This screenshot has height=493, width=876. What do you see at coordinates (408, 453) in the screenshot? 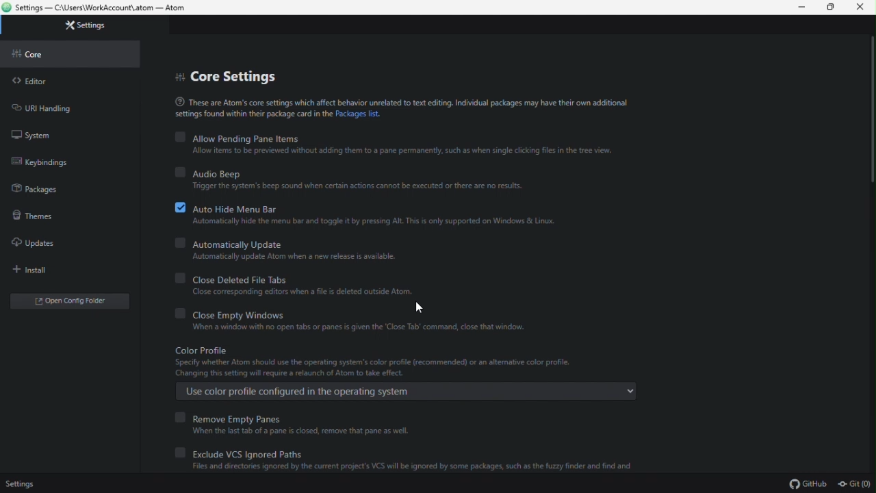
I see `exclude vcs ignored paths` at bounding box center [408, 453].